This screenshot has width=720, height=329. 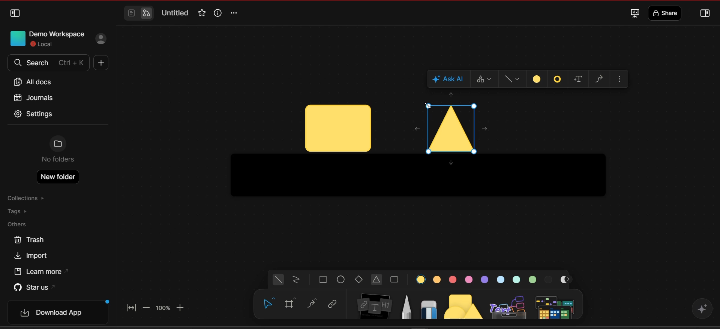 I want to click on color 5, so click(x=485, y=279).